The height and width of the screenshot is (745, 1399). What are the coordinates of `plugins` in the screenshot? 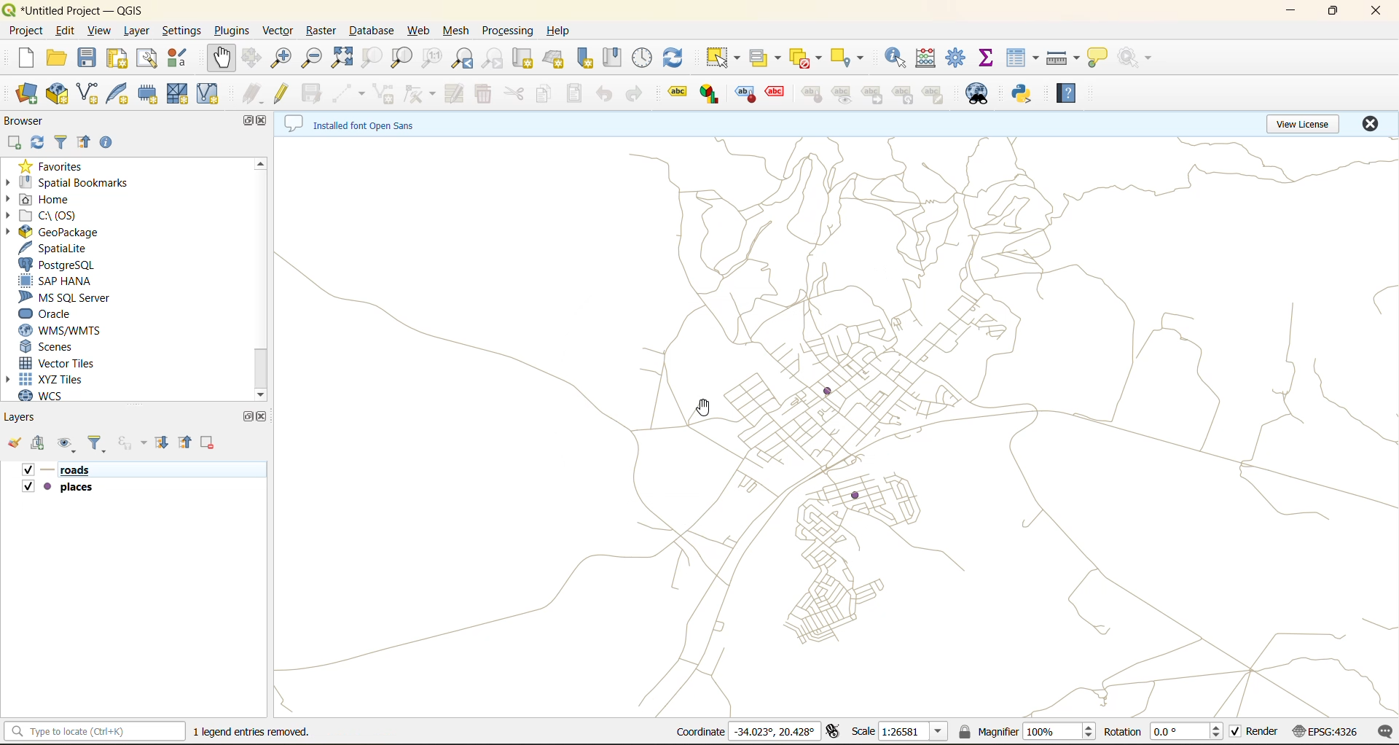 It's located at (235, 31).